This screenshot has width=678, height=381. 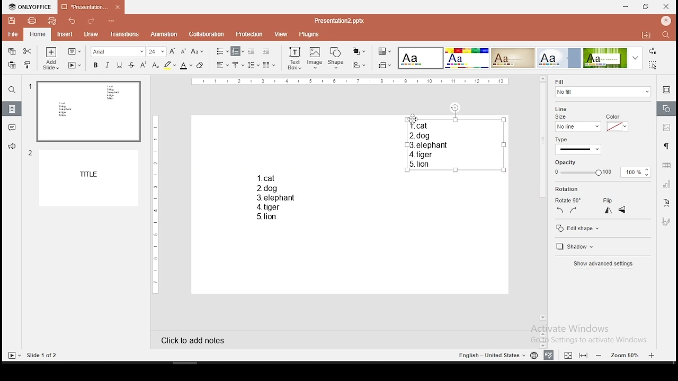 What do you see at coordinates (294, 59) in the screenshot?
I see `text box` at bounding box center [294, 59].